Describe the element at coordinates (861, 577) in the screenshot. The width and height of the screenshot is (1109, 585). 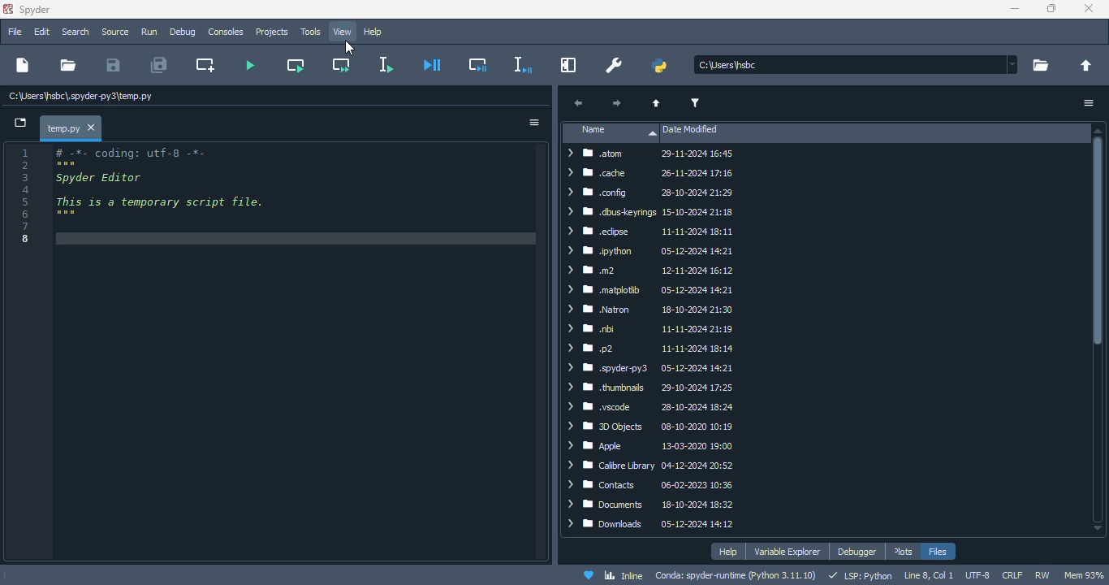
I see `LSP: Python` at that location.